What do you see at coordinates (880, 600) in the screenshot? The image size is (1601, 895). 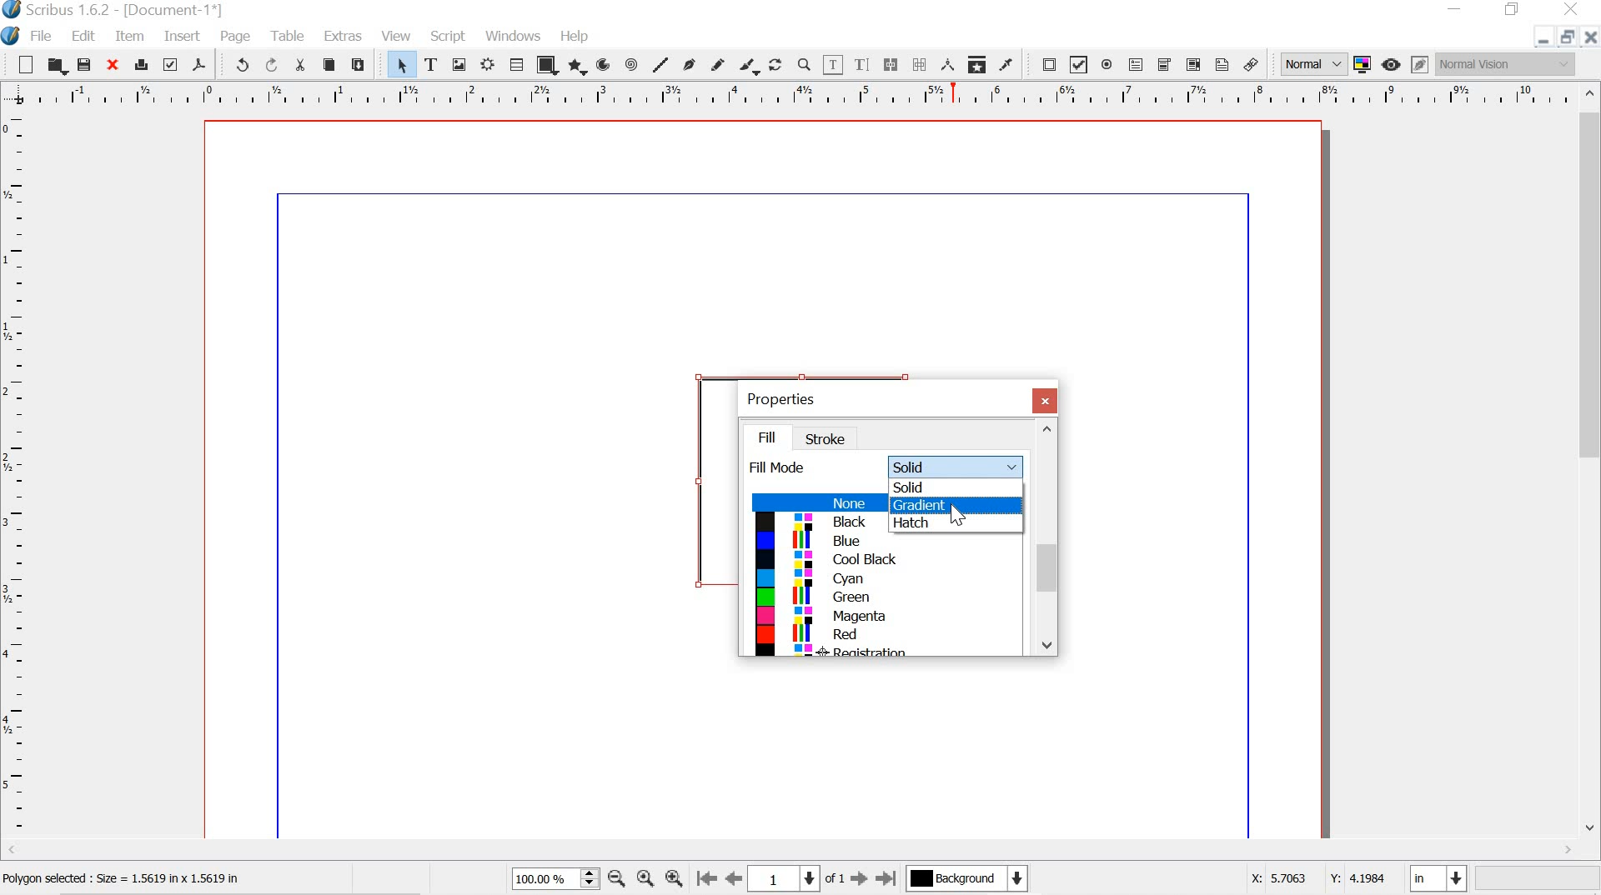 I see `green` at bounding box center [880, 600].